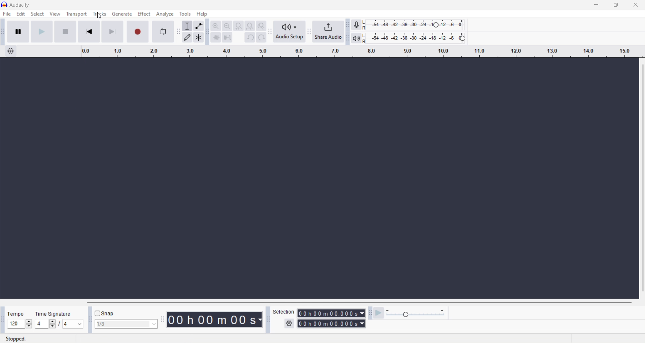  Describe the element at coordinates (29, 327) in the screenshot. I see `decrease tempo` at that location.